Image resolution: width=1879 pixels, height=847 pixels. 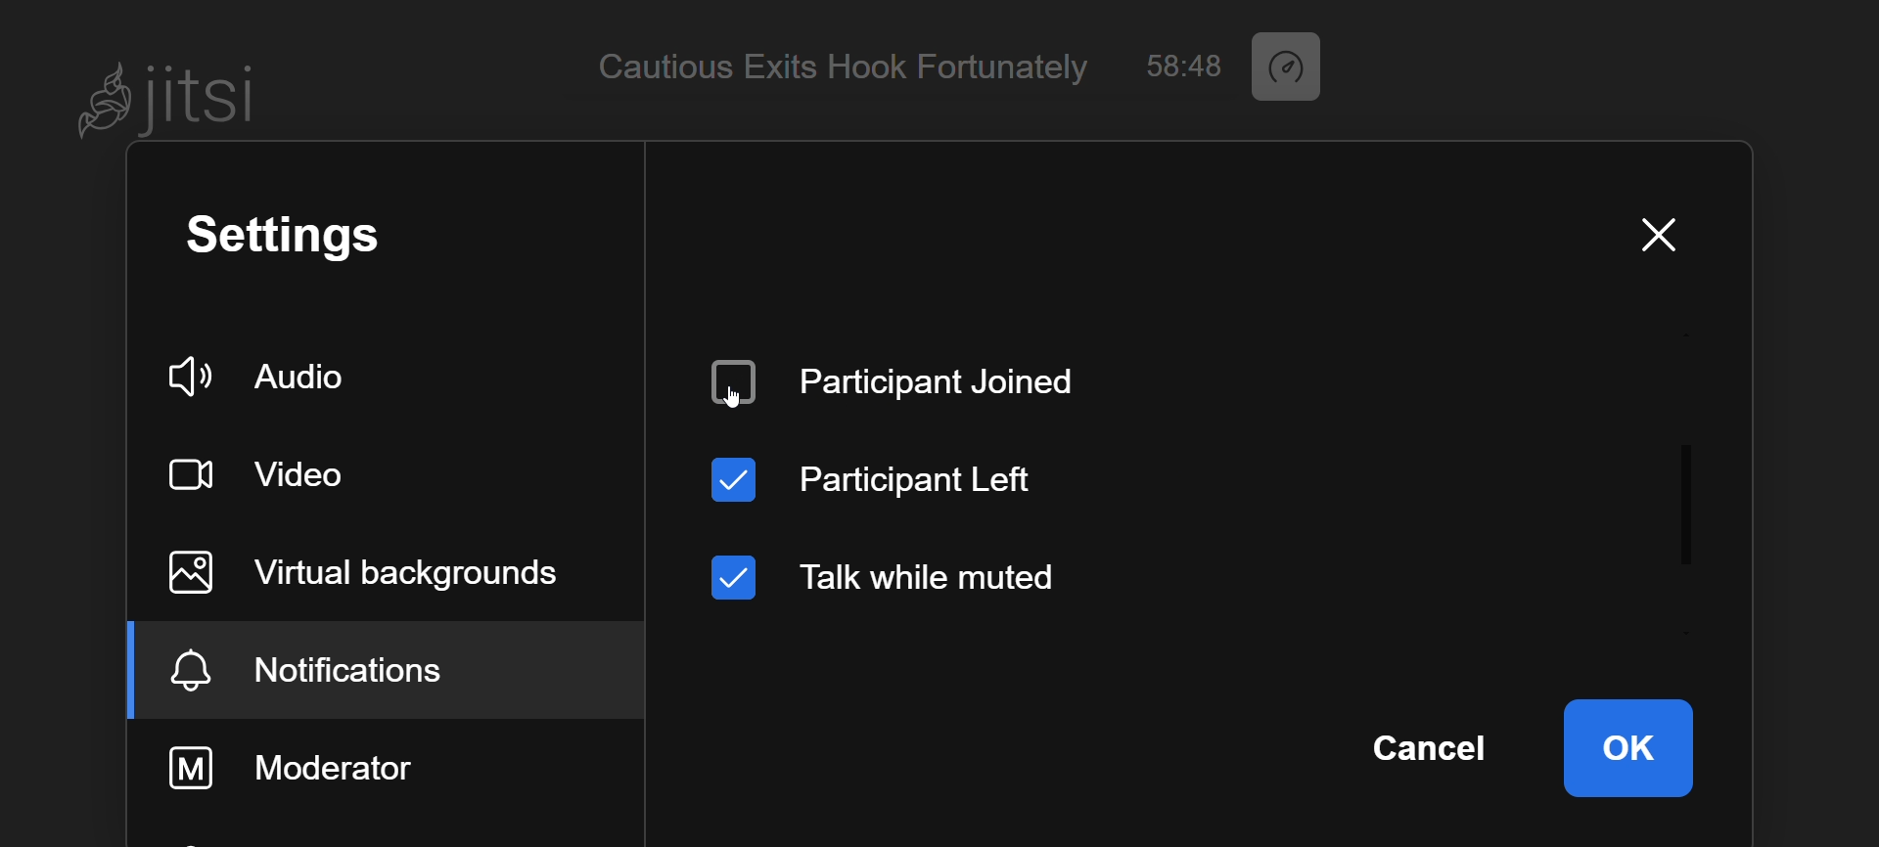 What do you see at coordinates (1687, 454) in the screenshot?
I see `scroll bar` at bounding box center [1687, 454].